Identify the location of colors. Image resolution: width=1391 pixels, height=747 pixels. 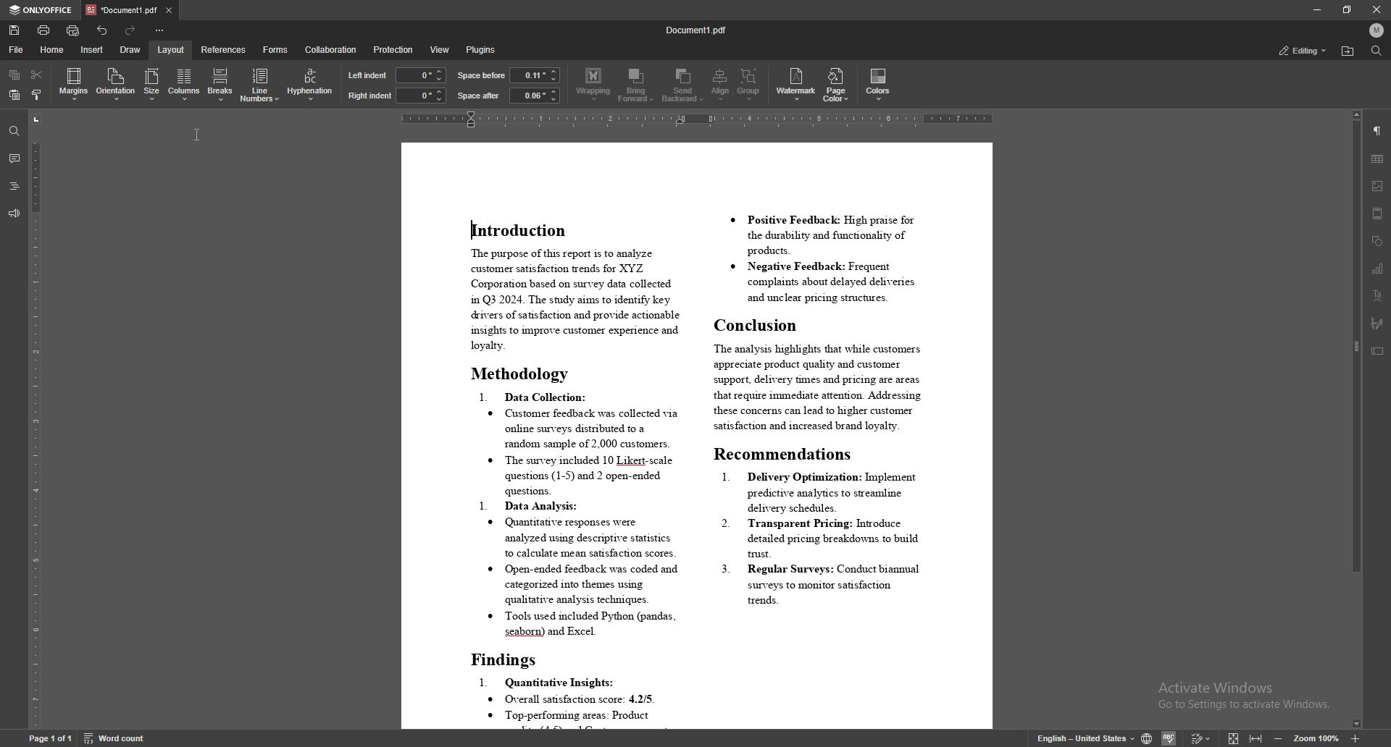
(879, 84).